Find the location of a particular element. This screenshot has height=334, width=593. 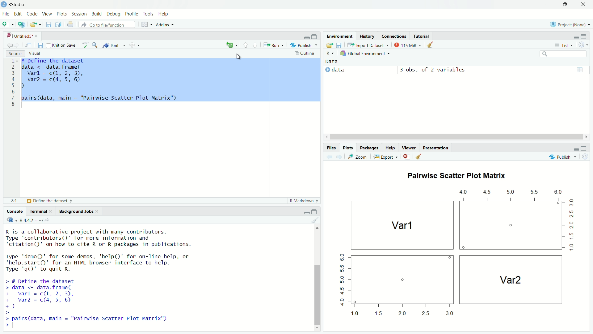

Save current document (Ctrl + S) is located at coordinates (49, 24).